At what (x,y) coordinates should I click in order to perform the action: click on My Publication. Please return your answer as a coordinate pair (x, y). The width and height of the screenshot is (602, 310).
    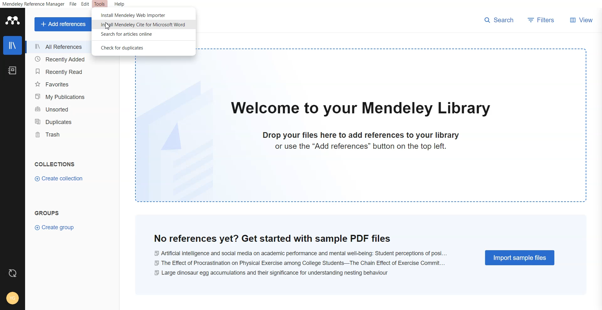
    Looking at the image, I should click on (72, 96).